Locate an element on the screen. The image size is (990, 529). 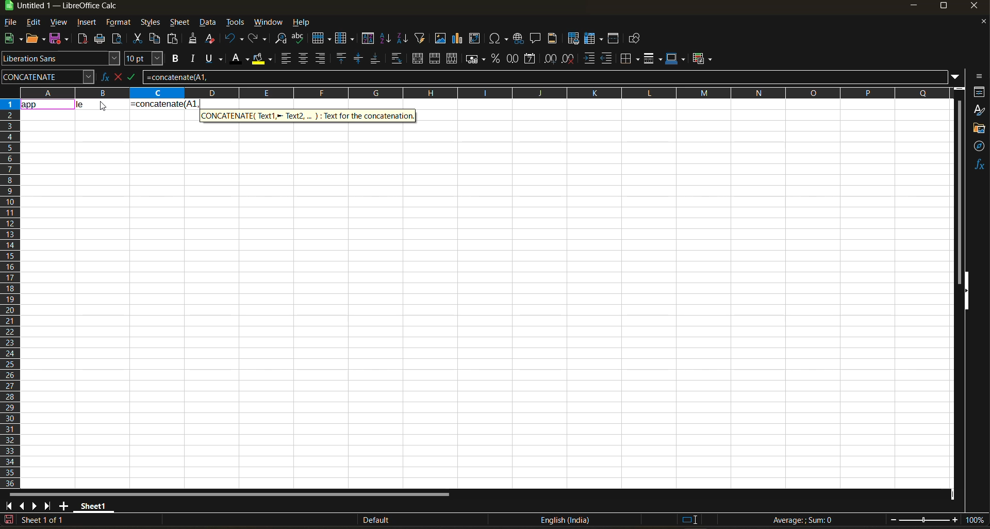
font size is located at coordinates (146, 59).